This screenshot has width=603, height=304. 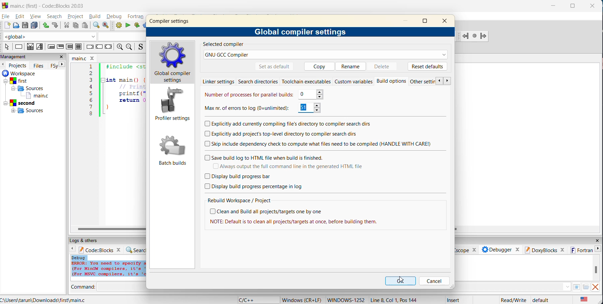 I want to click on delete, so click(x=383, y=66).